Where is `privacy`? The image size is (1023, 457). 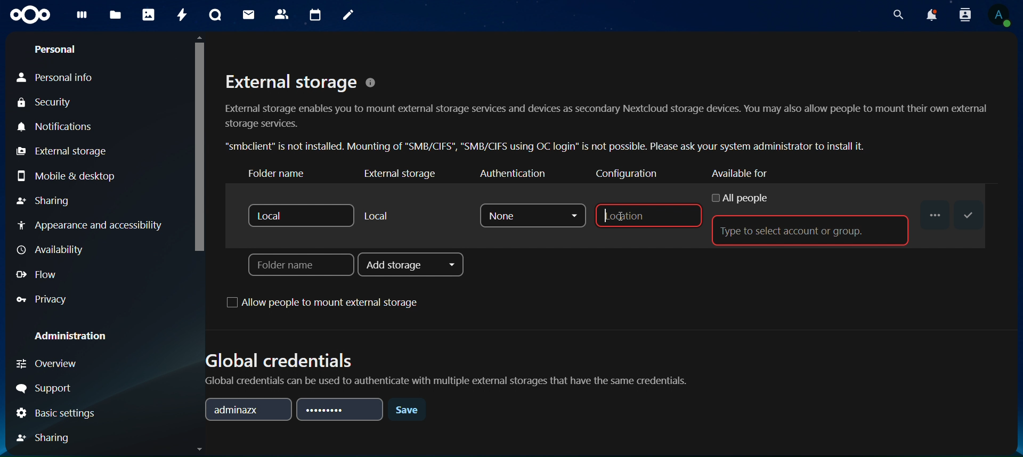 privacy is located at coordinates (42, 299).